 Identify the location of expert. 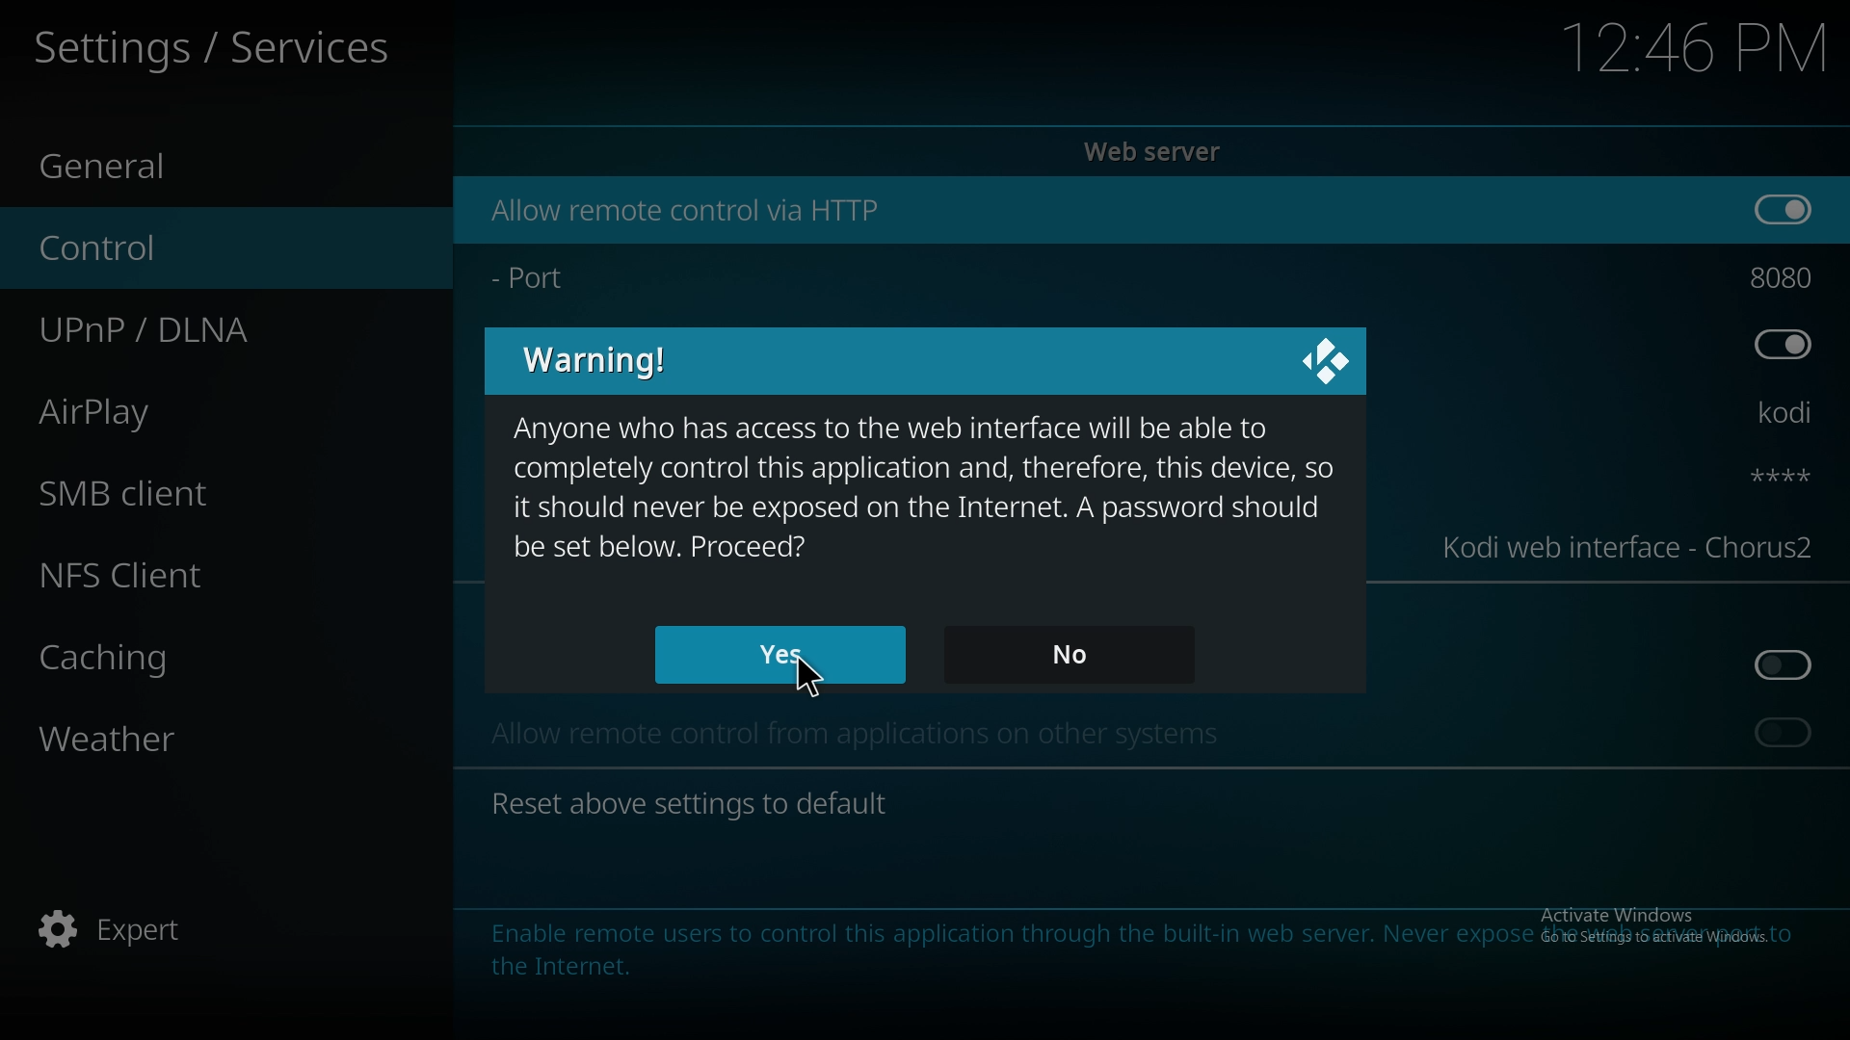
(162, 930).